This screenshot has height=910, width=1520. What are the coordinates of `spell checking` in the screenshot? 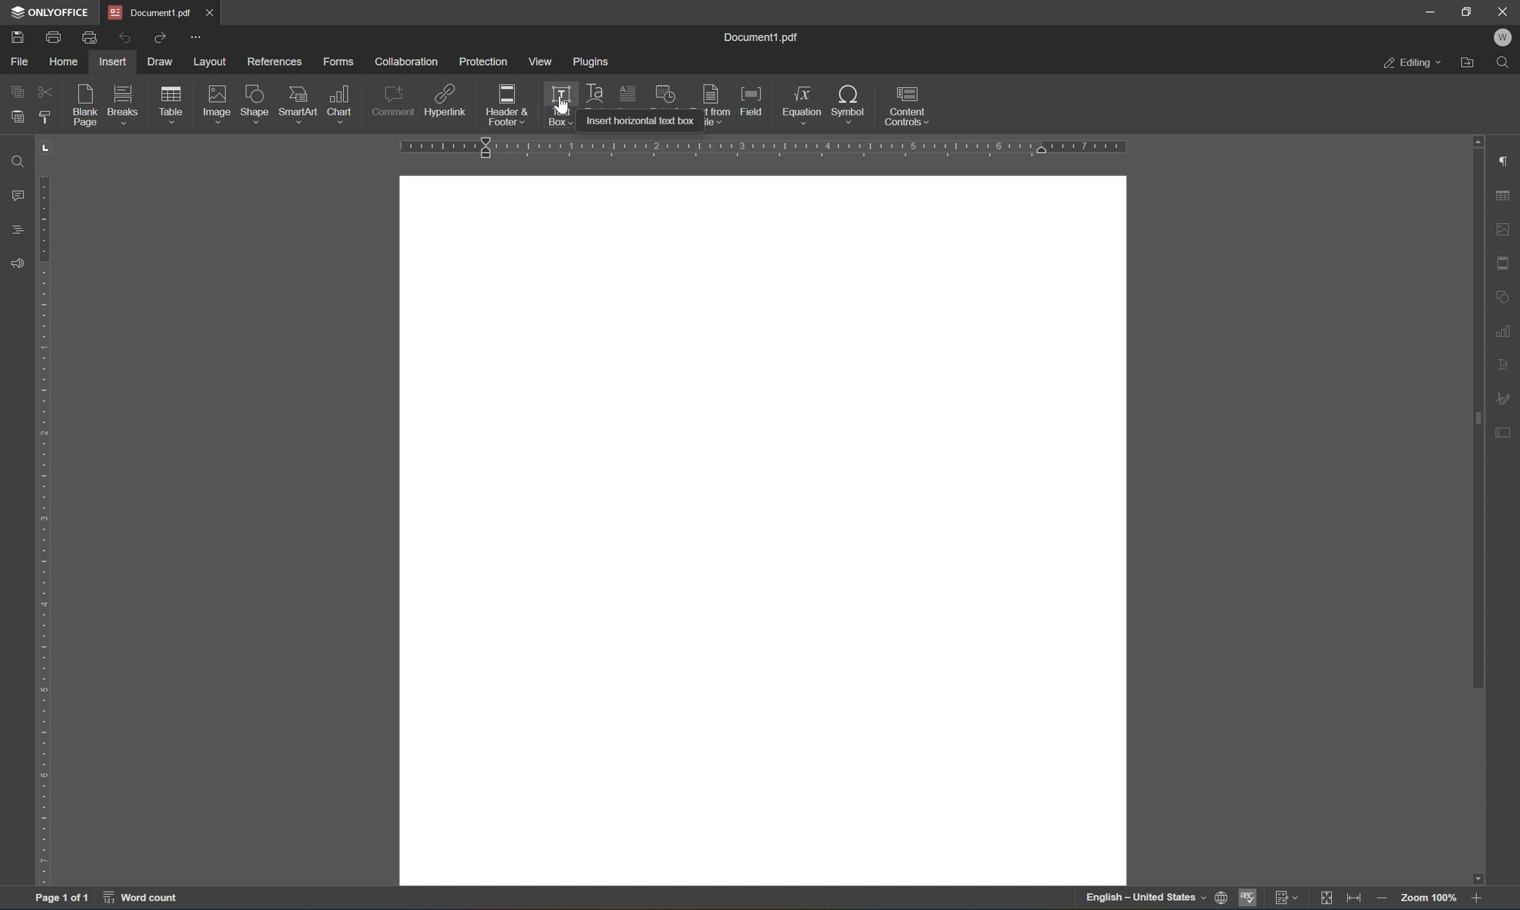 It's located at (1250, 897).